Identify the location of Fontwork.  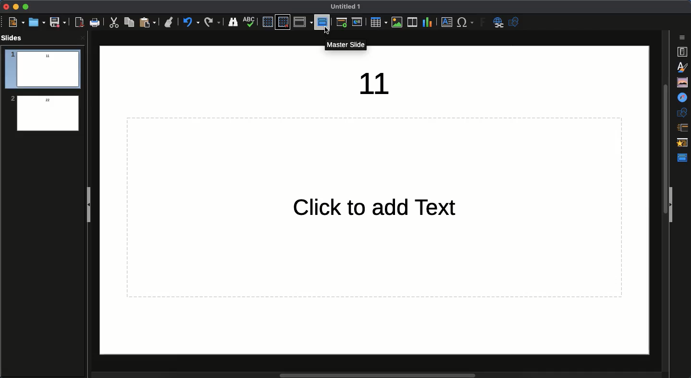
(483, 24).